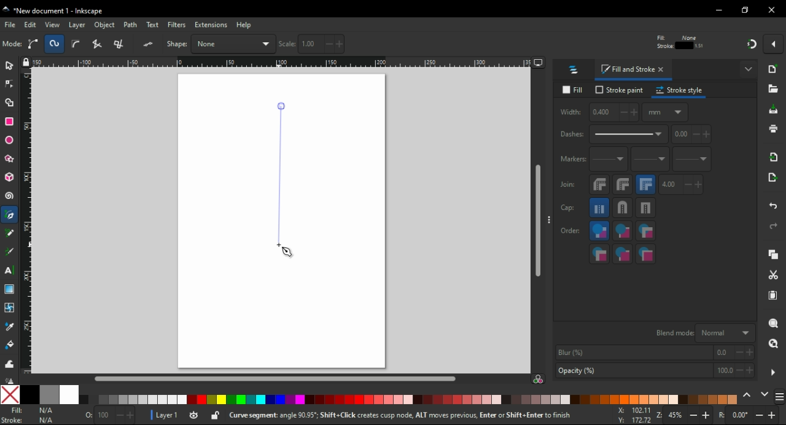  What do you see at coordinates (692, 135) in the screenshot?
I see `pattern offset` at bounding box center [692, 135].